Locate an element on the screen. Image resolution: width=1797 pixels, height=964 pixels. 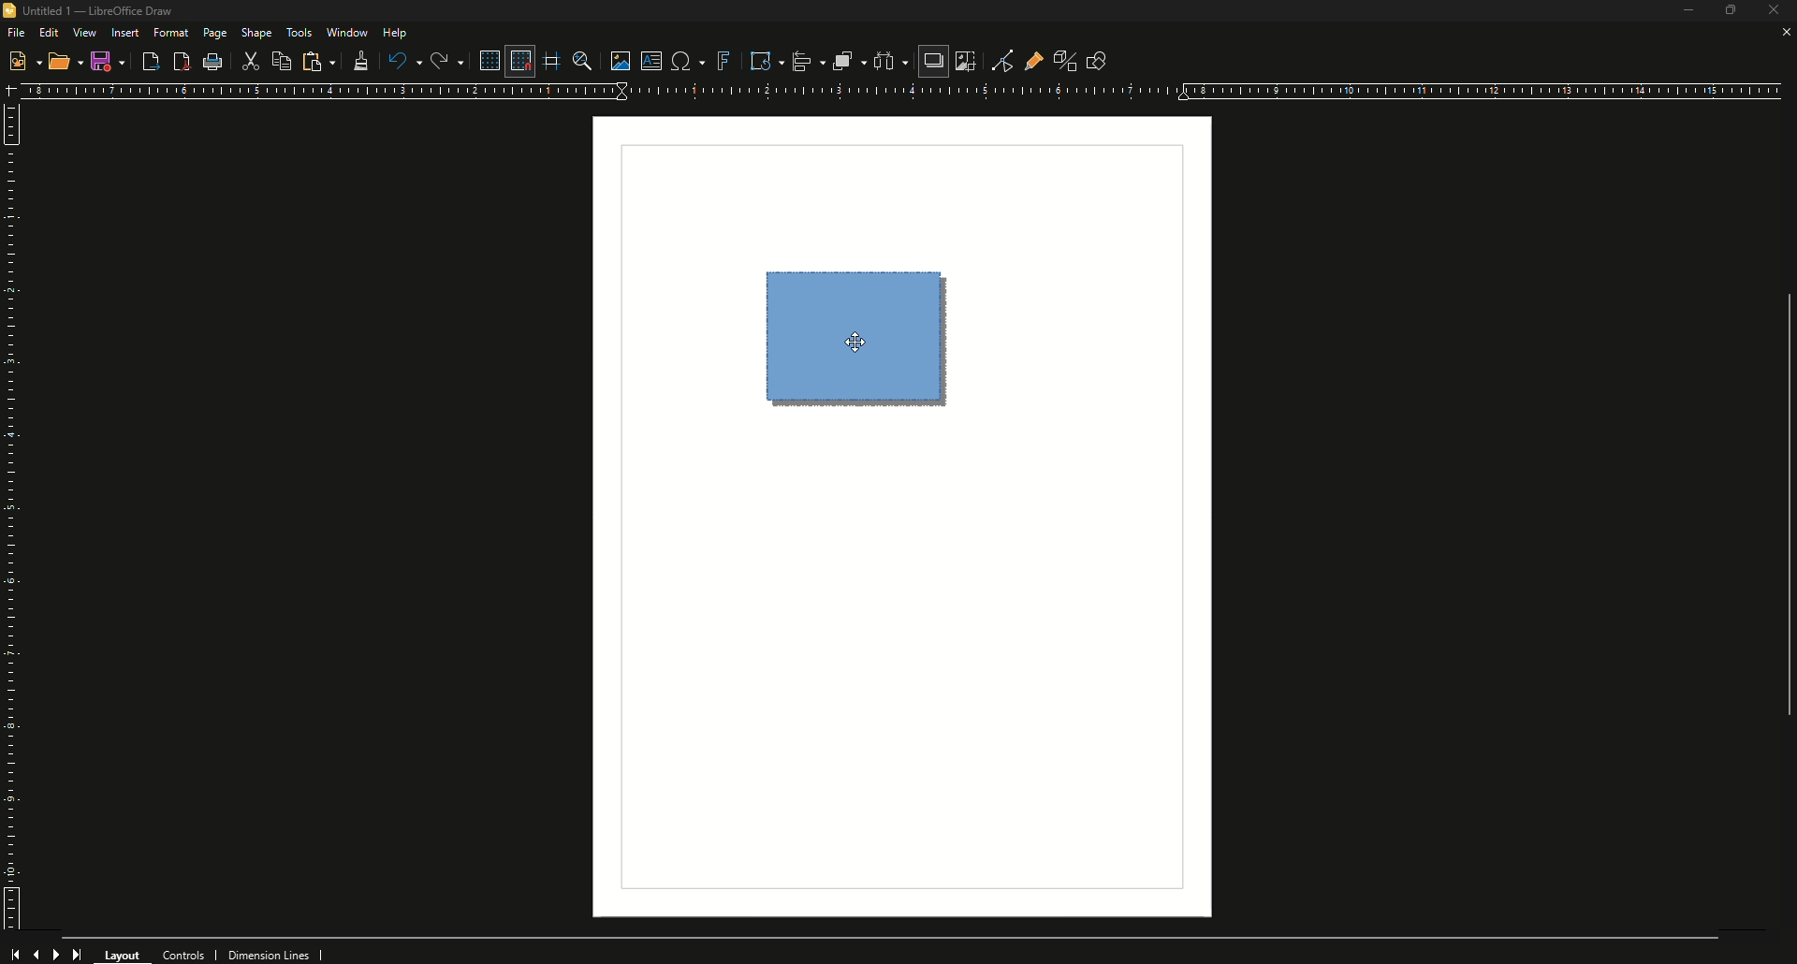
Arrange is located at coordinates (842, 61).